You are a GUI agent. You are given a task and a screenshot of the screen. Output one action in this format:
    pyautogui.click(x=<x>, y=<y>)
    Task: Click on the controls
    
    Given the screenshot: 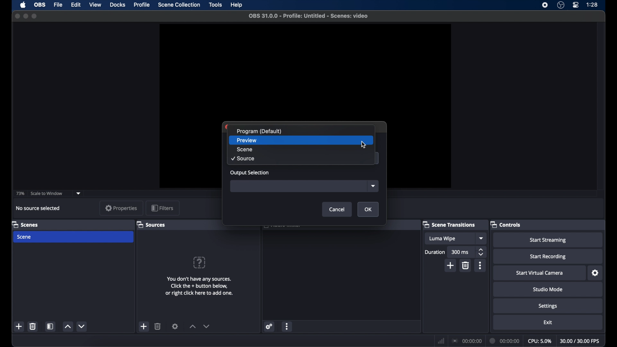 What is the action you would take?
    pyautogui.click(x=506, y=225)
    